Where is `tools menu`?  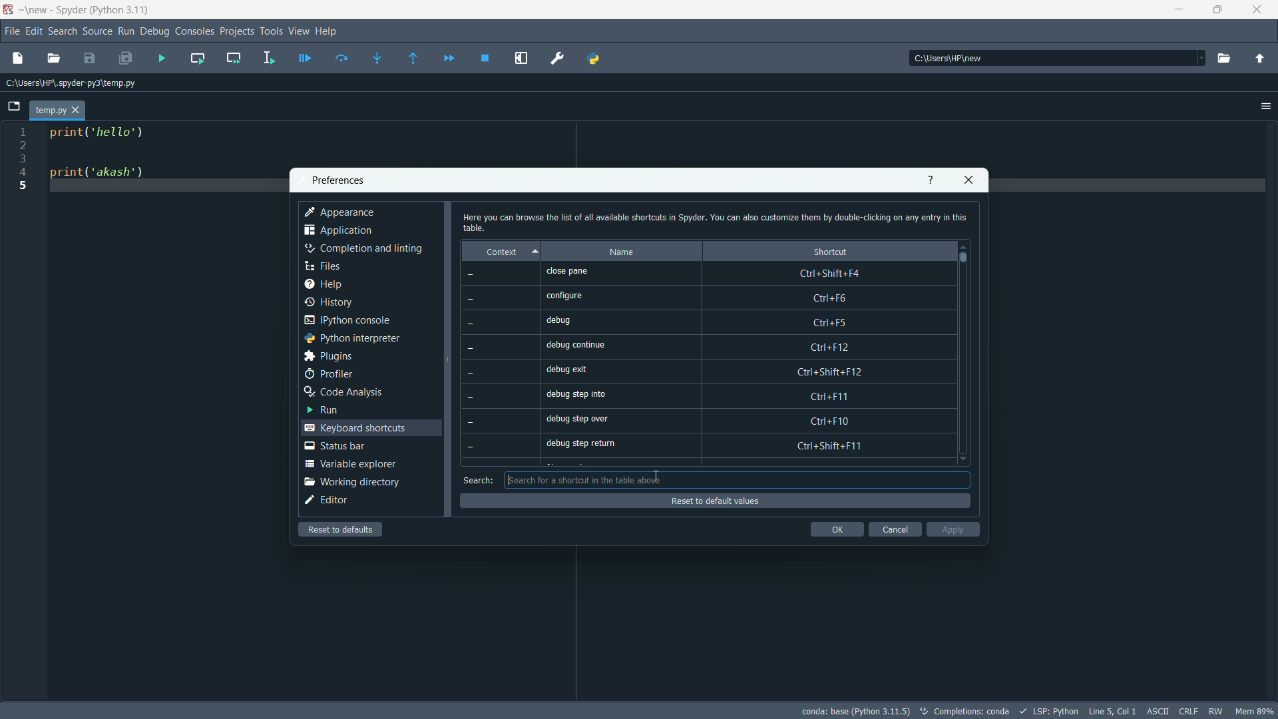
tools menu is located at coordinates (272, 32).